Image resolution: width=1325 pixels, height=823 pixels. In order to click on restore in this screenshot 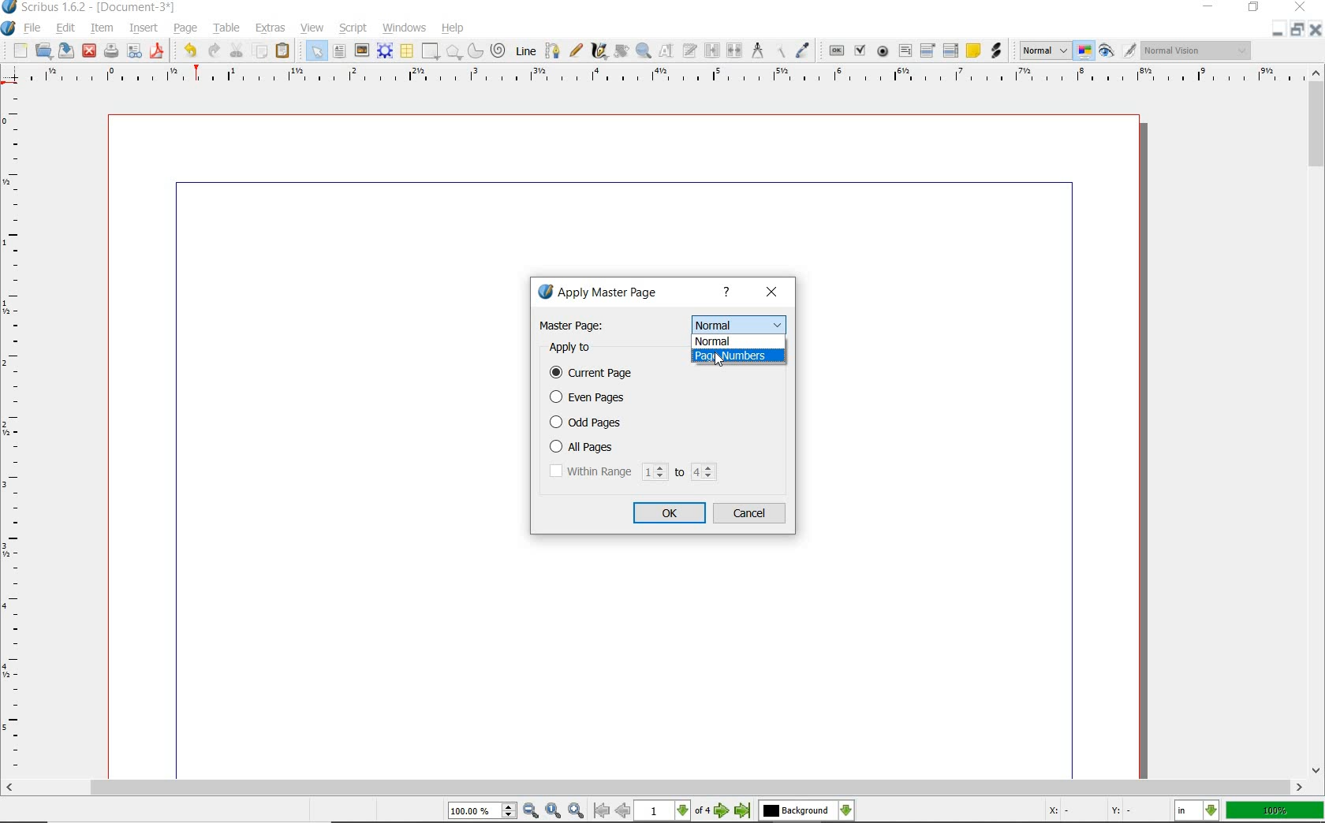, I will do `click(1253, 9)`.